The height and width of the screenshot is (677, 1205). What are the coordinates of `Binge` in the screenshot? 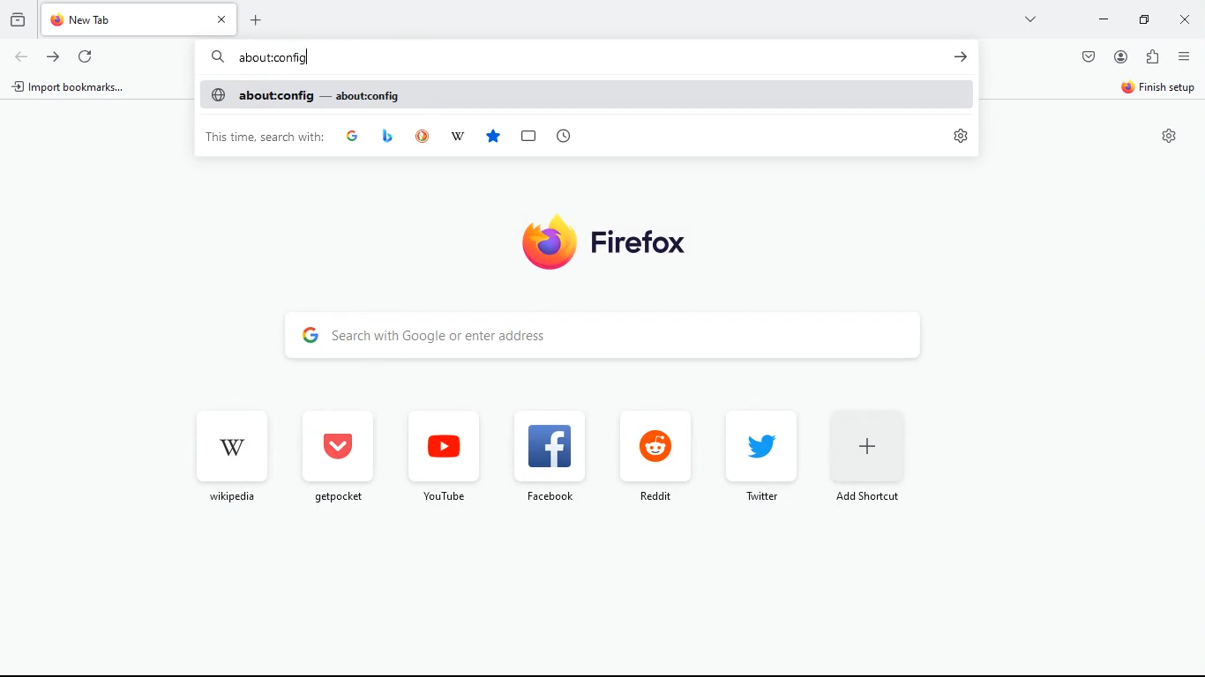 It's located at (388, 136).